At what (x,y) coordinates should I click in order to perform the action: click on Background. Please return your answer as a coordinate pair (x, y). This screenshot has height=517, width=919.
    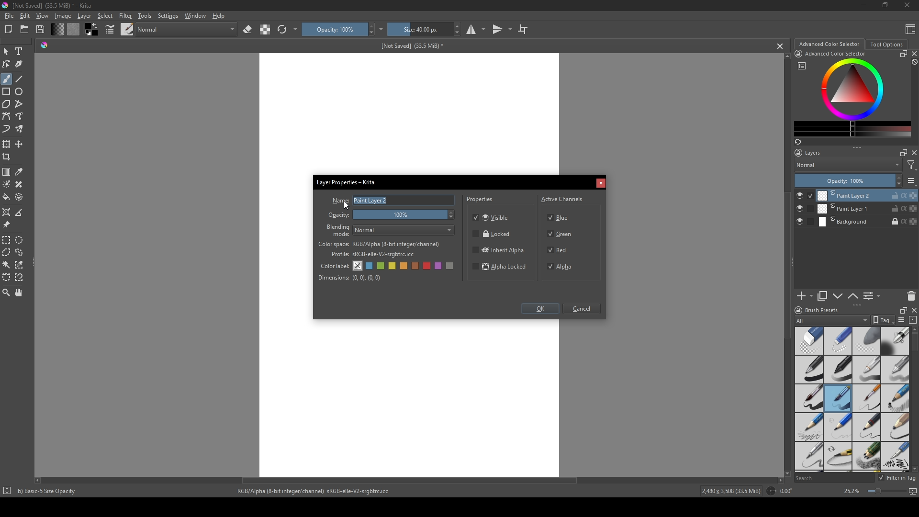
    Looking at the image, I should click on (868, 222).